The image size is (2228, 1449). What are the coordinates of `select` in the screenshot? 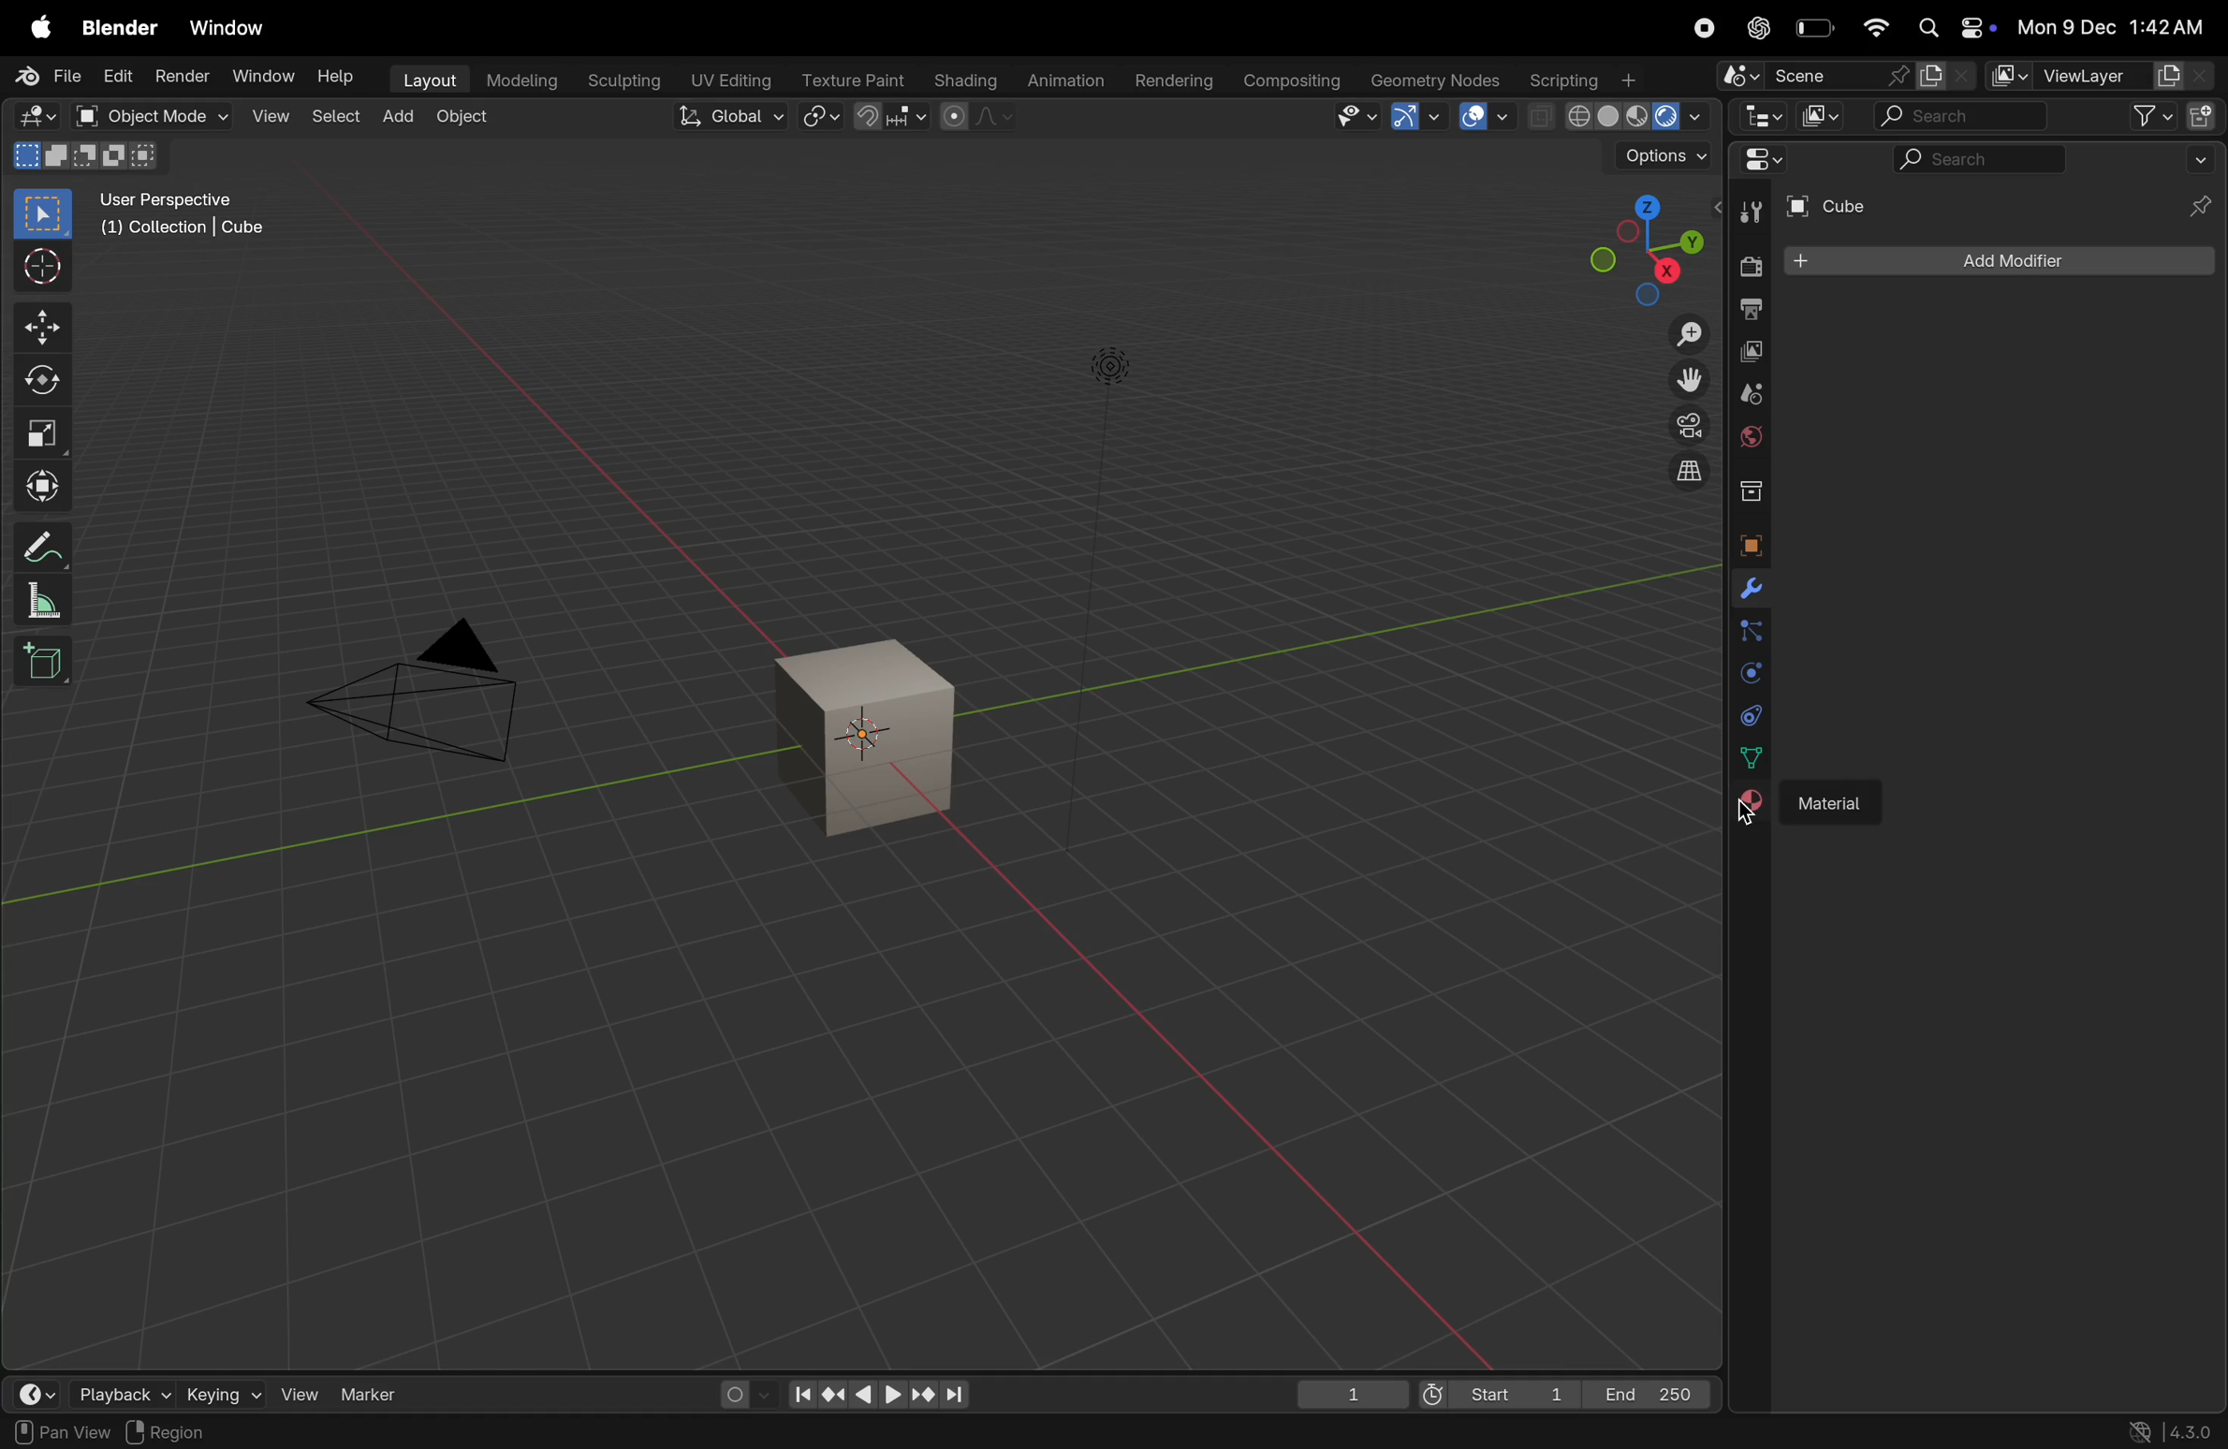 It's located at (336, 120).